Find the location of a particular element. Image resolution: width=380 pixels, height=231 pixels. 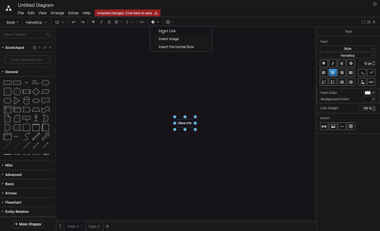

Left aligned is located at coordinates (324, 73).